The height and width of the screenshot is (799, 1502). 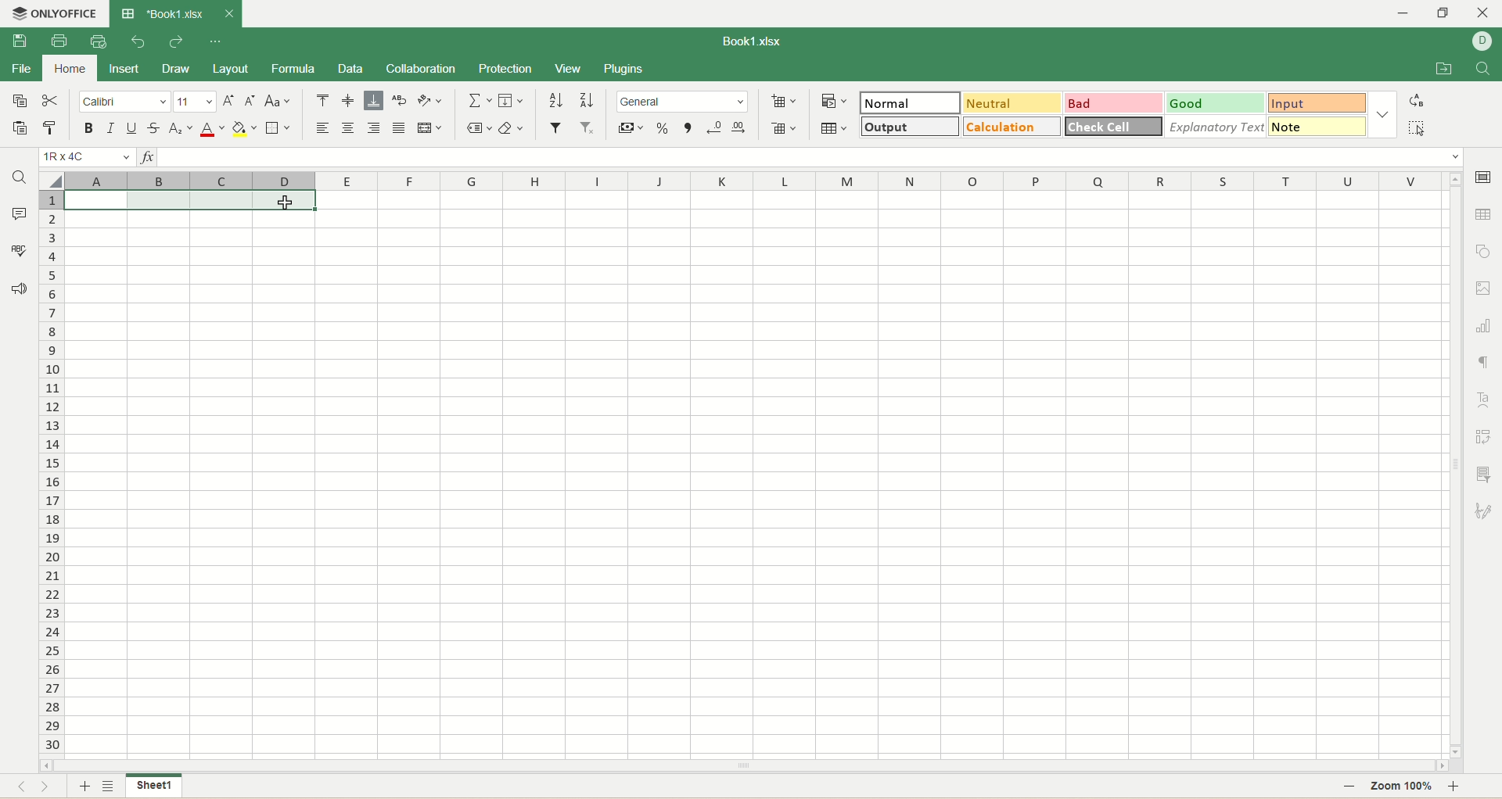 What do you see at coordinates (688, 127) in the screenshot?
I see `comma style` at bounding box center [688, 127].